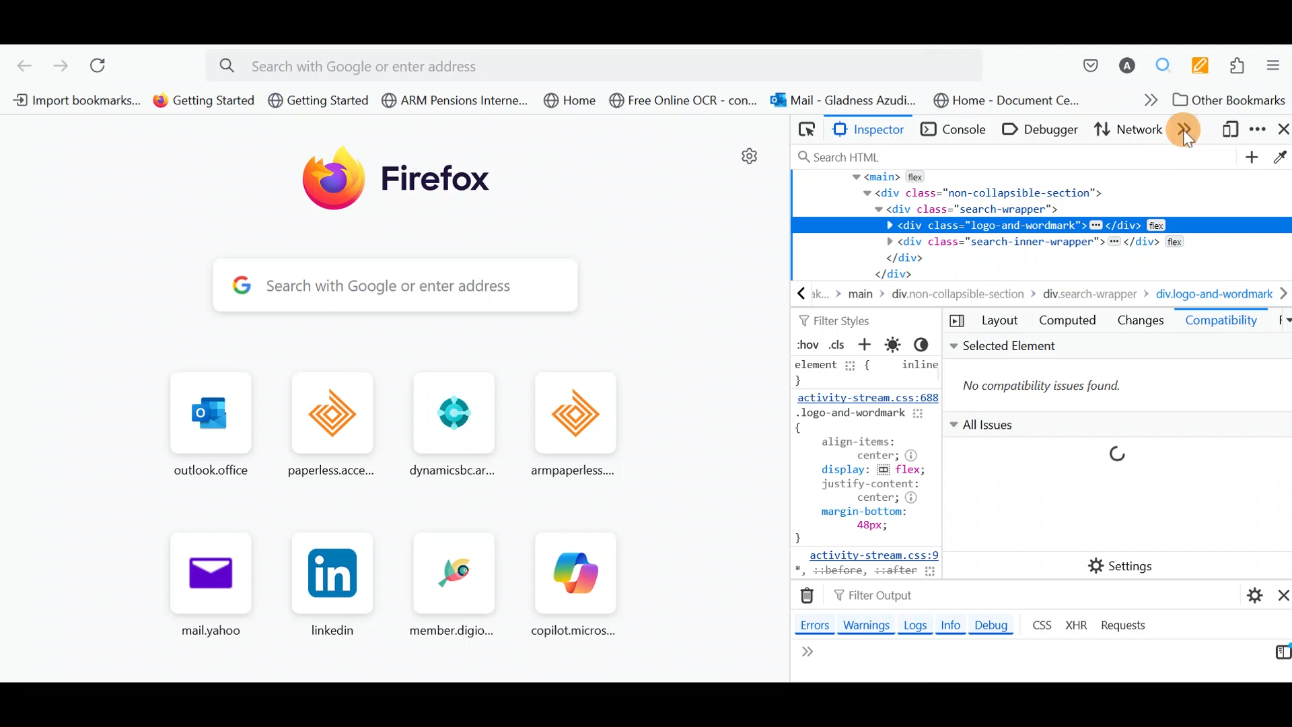  What do you see at coordinates (1116, 375) in the screenshot?
I see `Selected element` at bounding box center [1116, 375].